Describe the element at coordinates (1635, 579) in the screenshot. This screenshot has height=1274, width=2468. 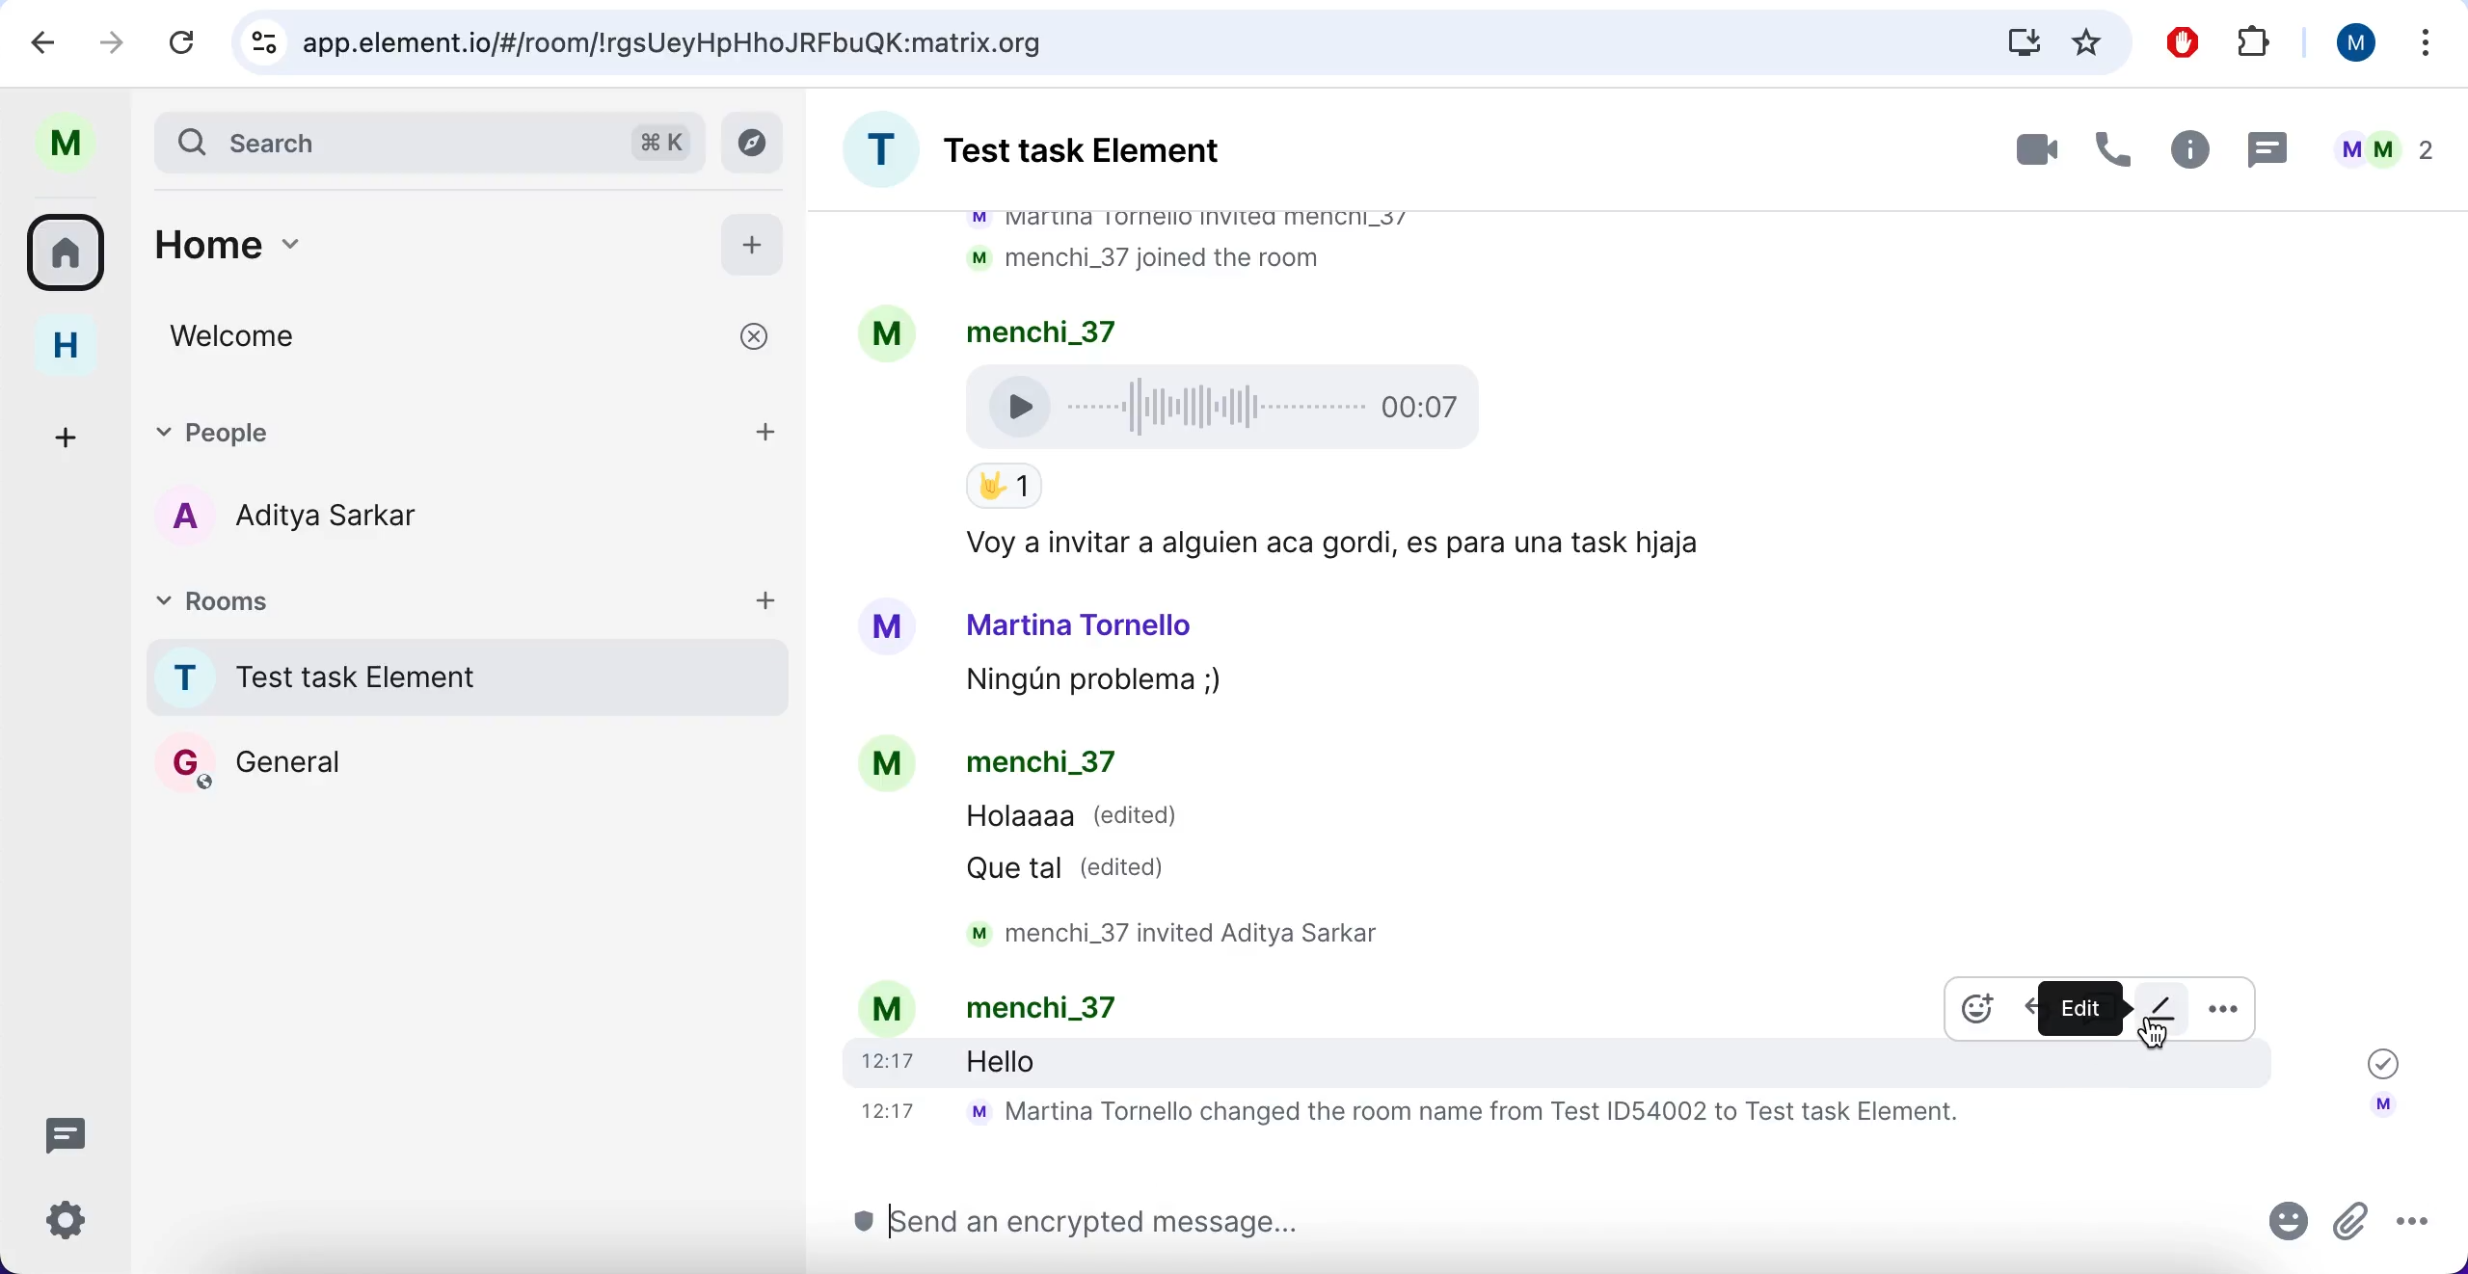
I see `chat` at that location.